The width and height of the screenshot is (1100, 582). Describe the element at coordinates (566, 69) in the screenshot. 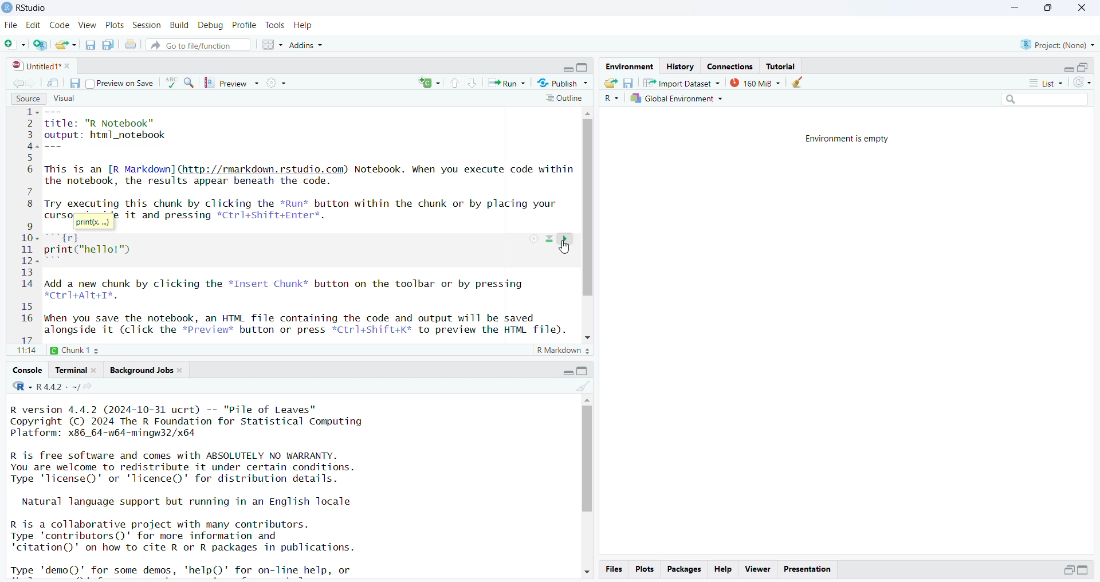

I see `expand` at that location.